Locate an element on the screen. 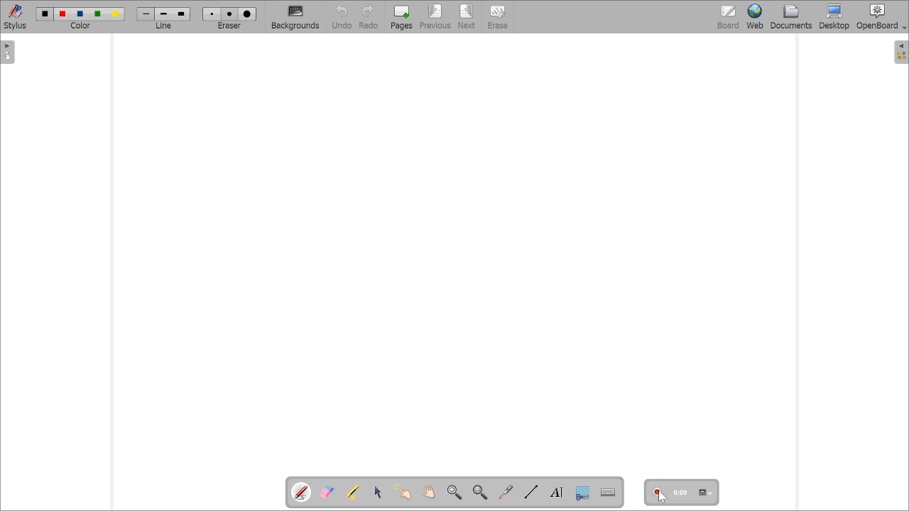 The height and width of the screenshot is (511, 909). bOARD is located at coordinates (728, 17).